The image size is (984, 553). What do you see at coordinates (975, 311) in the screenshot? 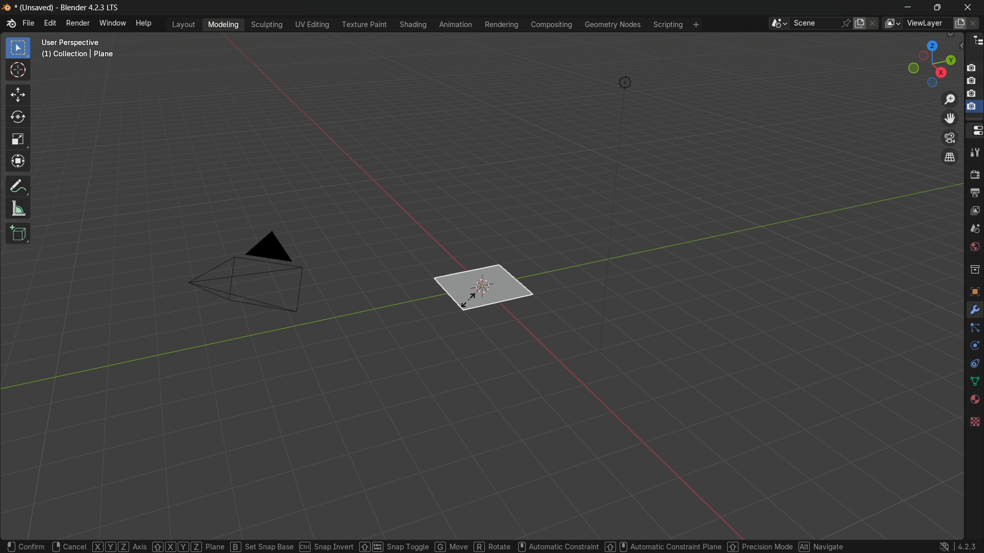
I see `tools` at bounding box center [975, 311].